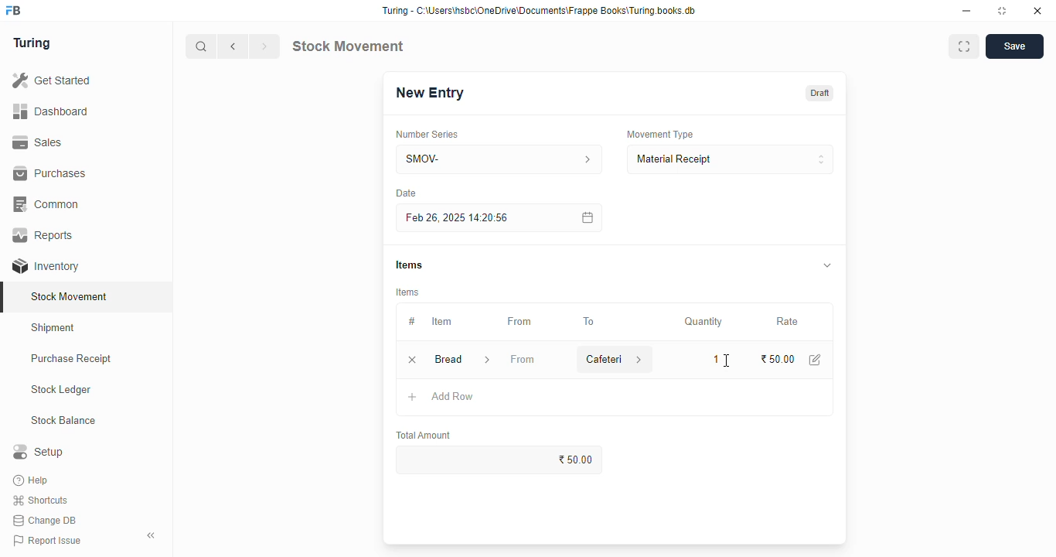  What do you see at coordinates (233, 46) in the screenshot?
I see `previous` at bounding box center [233, 46].